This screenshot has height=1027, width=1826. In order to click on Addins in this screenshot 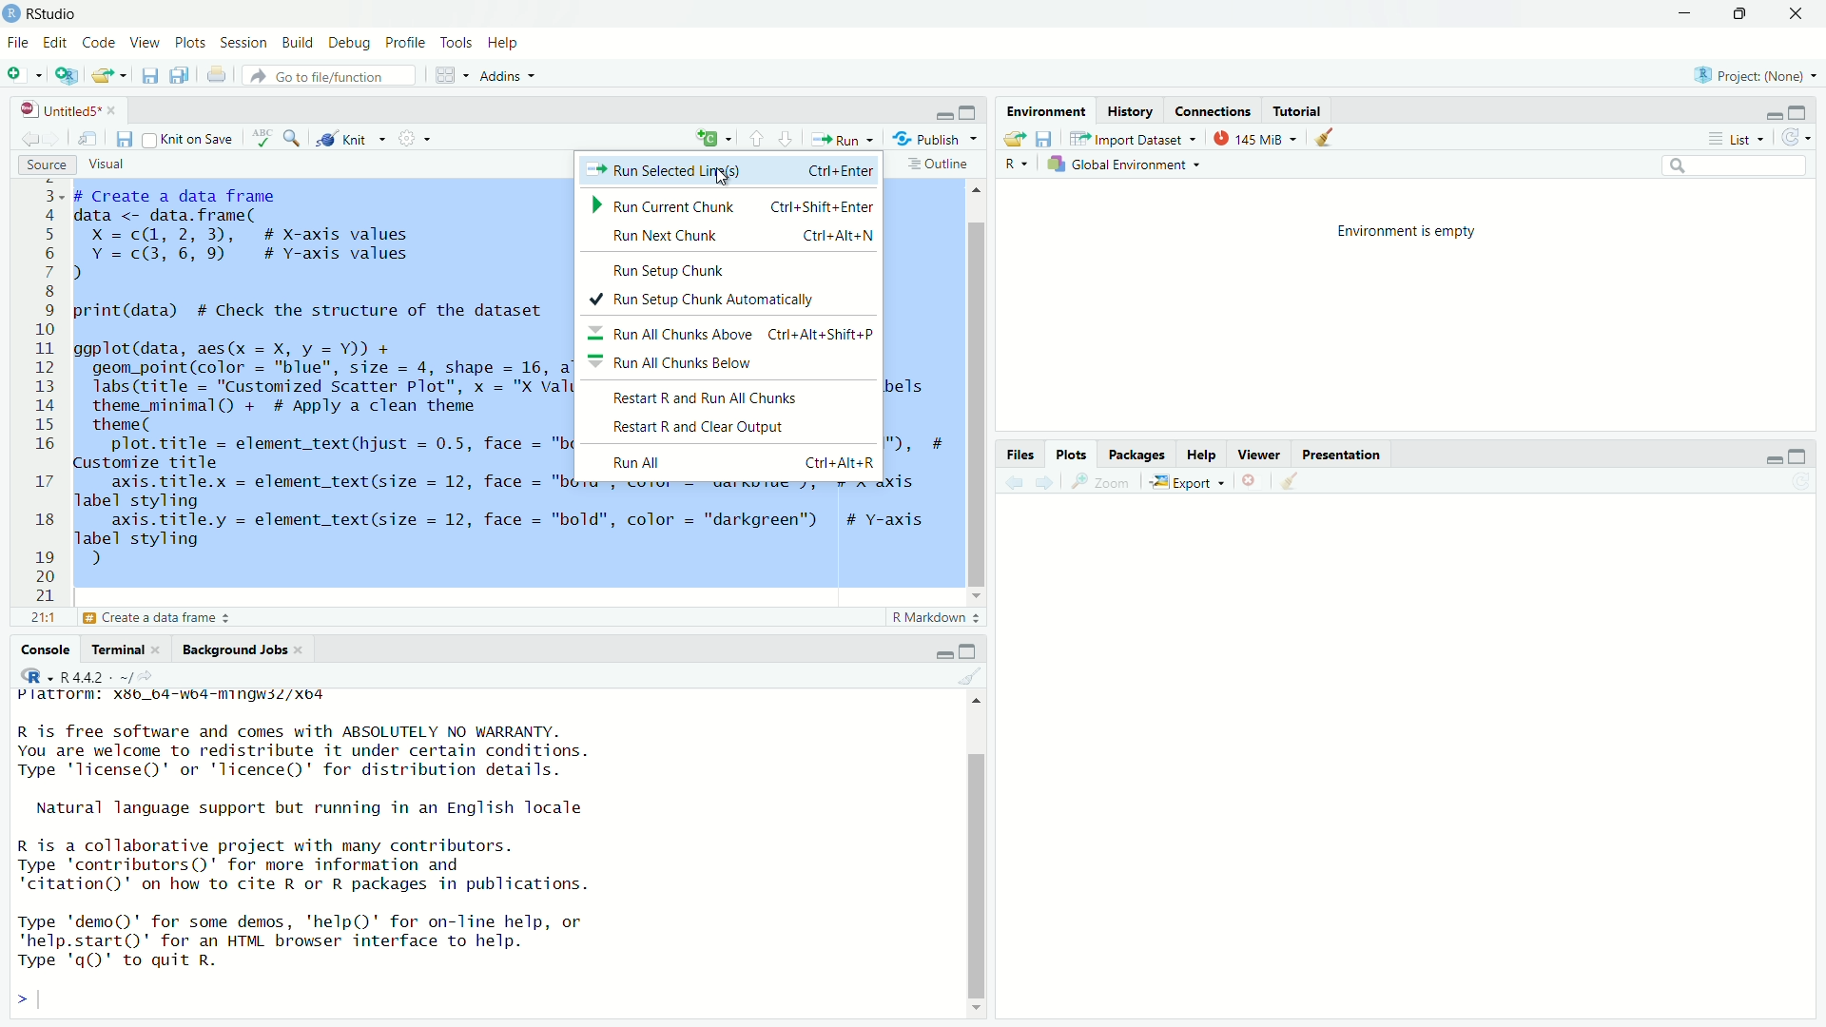, I will do `click(509, 75)`.